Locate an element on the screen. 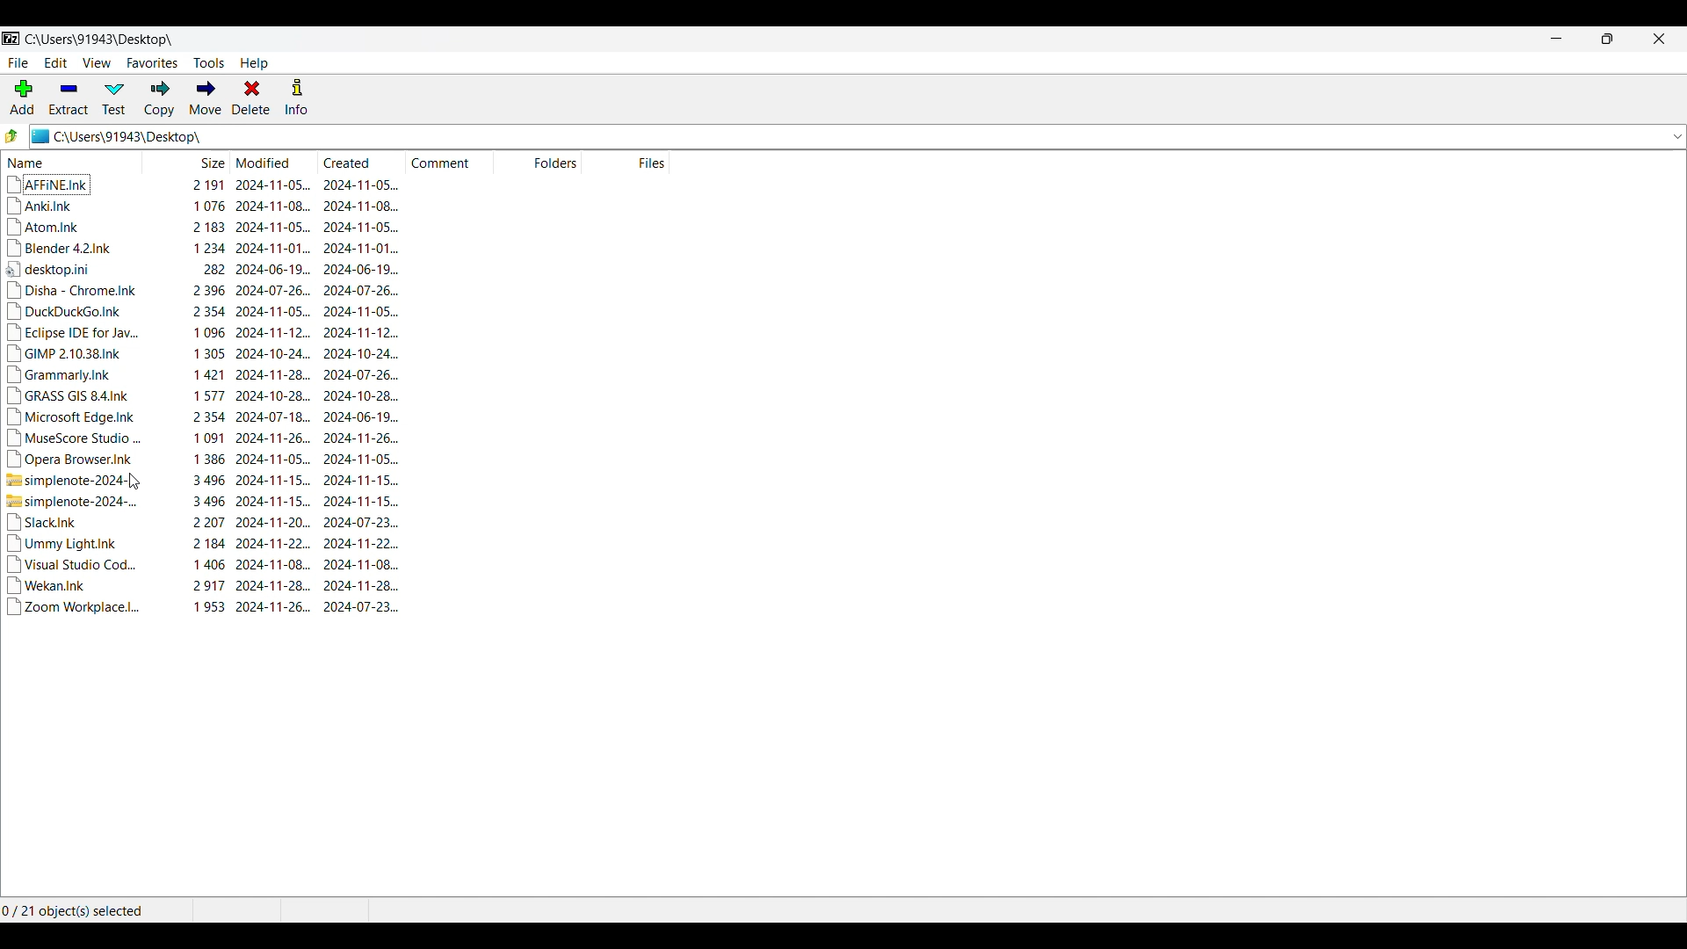 The height and width of the screenshot is (949, 1687). C:\Users\91943\Desktop\ is located at coordinates (170, 137).